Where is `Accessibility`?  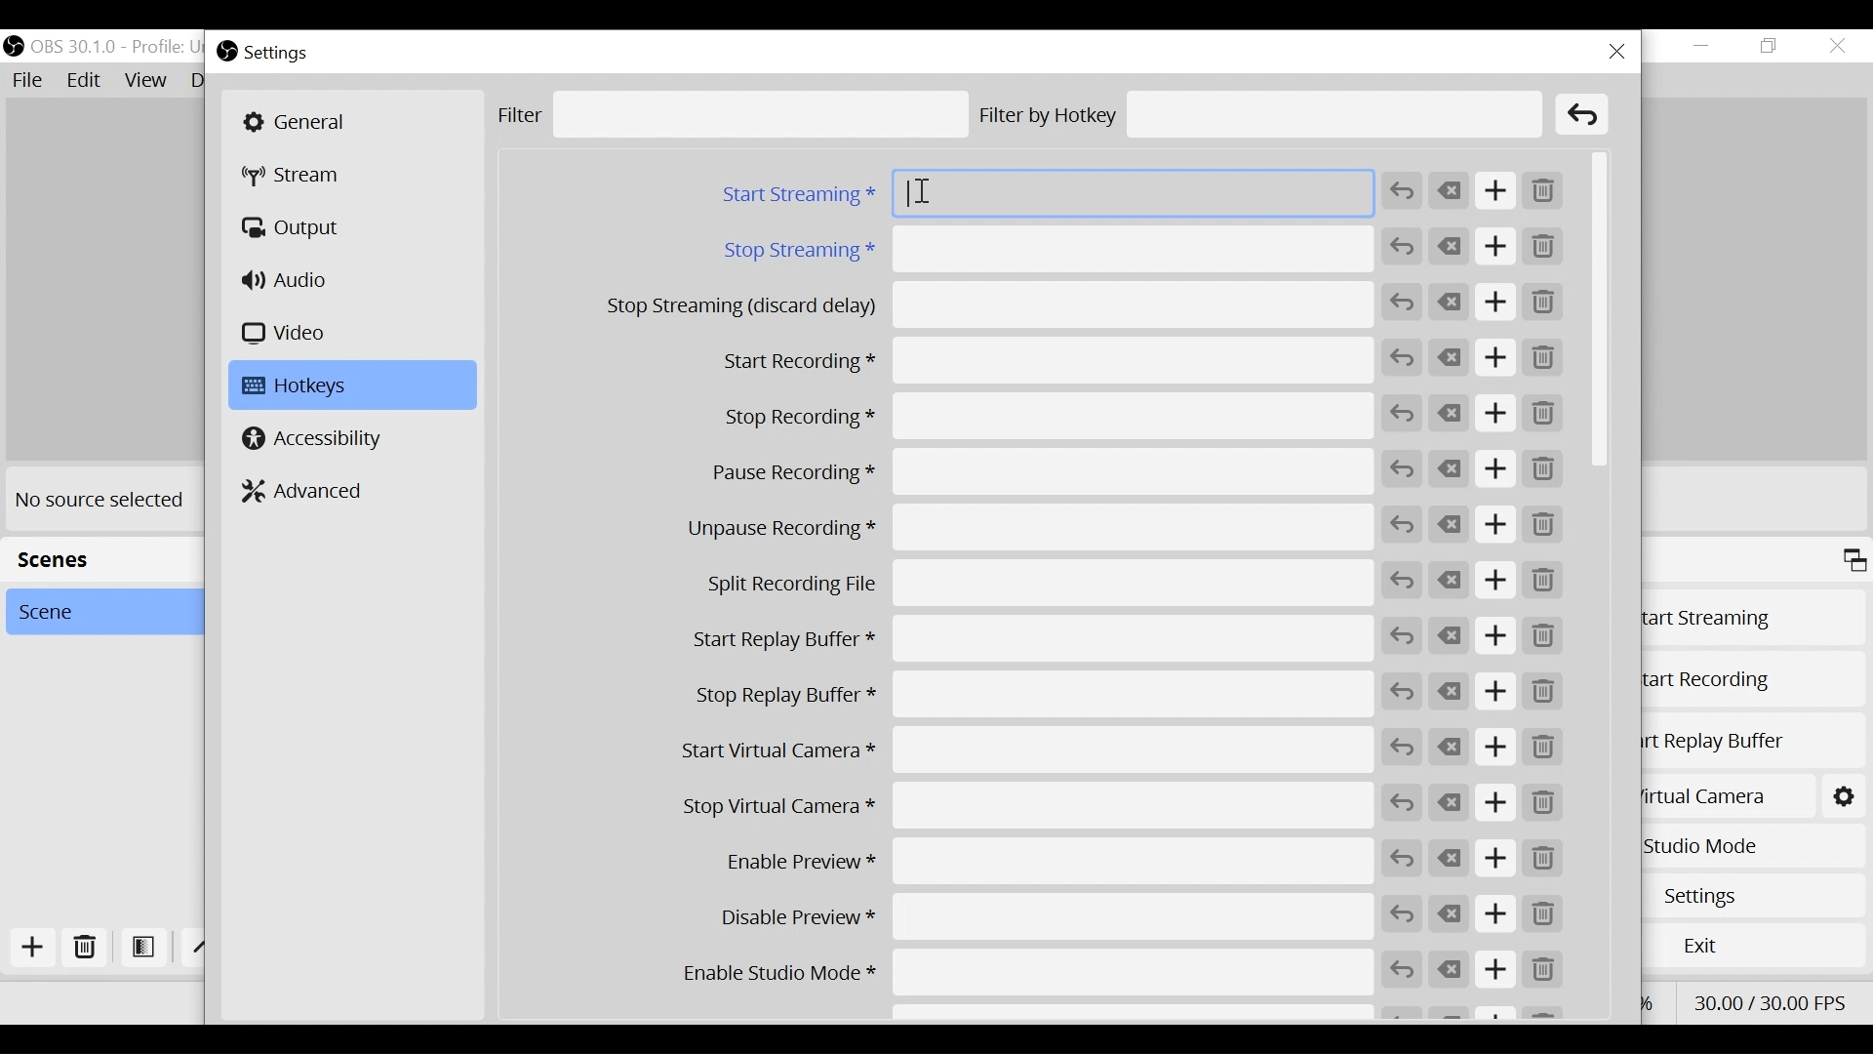
Accessibility is located at coordinates (314, 439).